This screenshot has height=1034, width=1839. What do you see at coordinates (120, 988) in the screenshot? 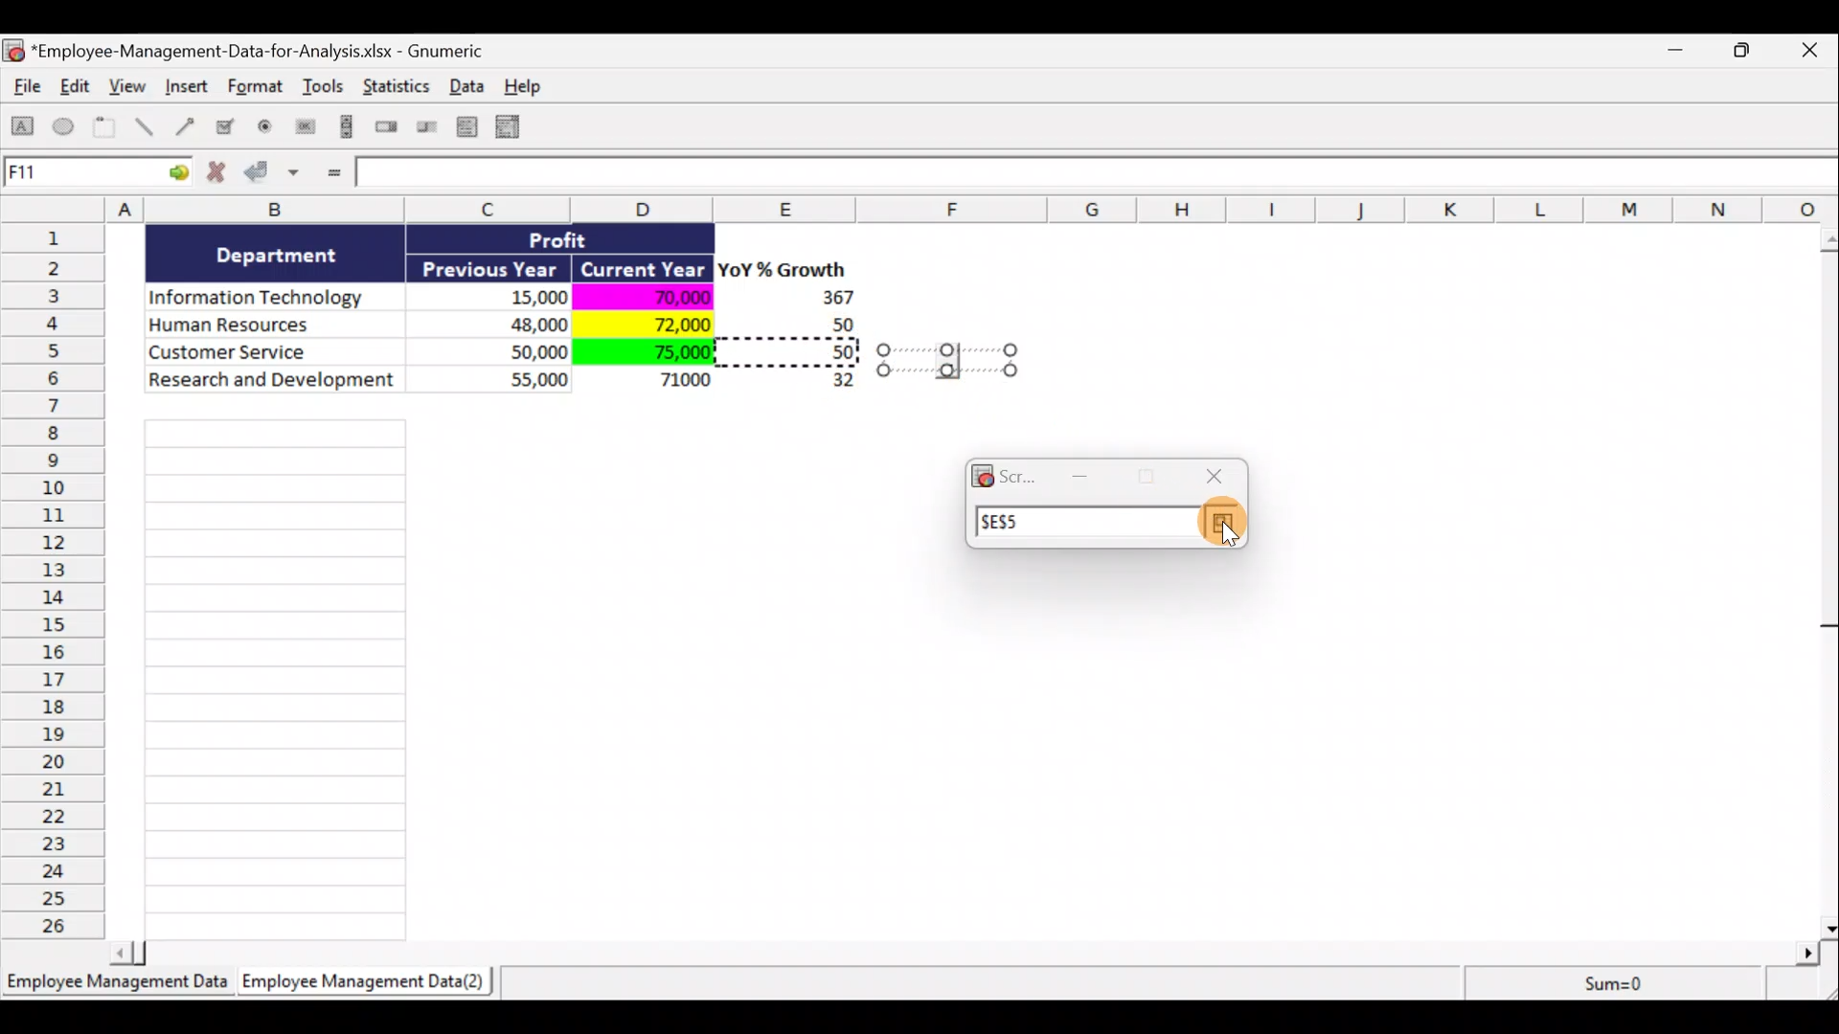
I see `Sheet 1` at bounding box center [120, 988].